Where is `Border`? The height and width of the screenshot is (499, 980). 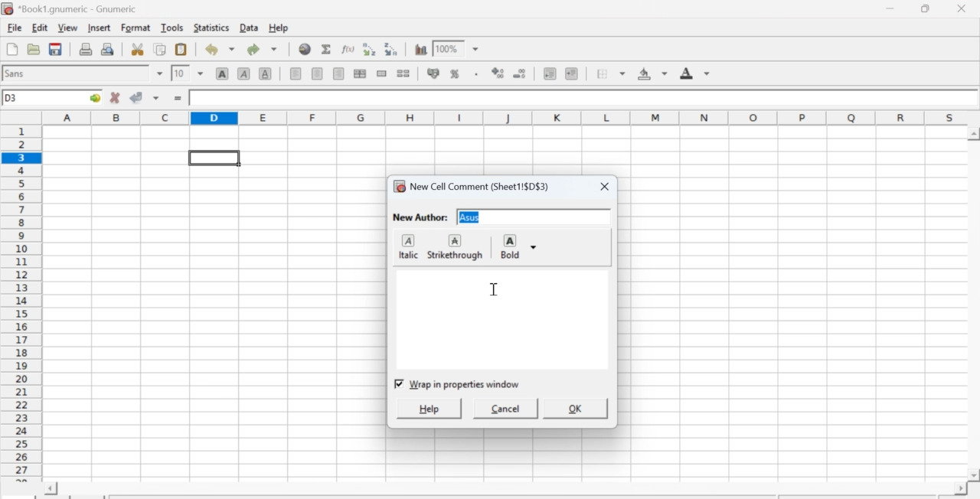 Border is located at coordinates (611, 74).